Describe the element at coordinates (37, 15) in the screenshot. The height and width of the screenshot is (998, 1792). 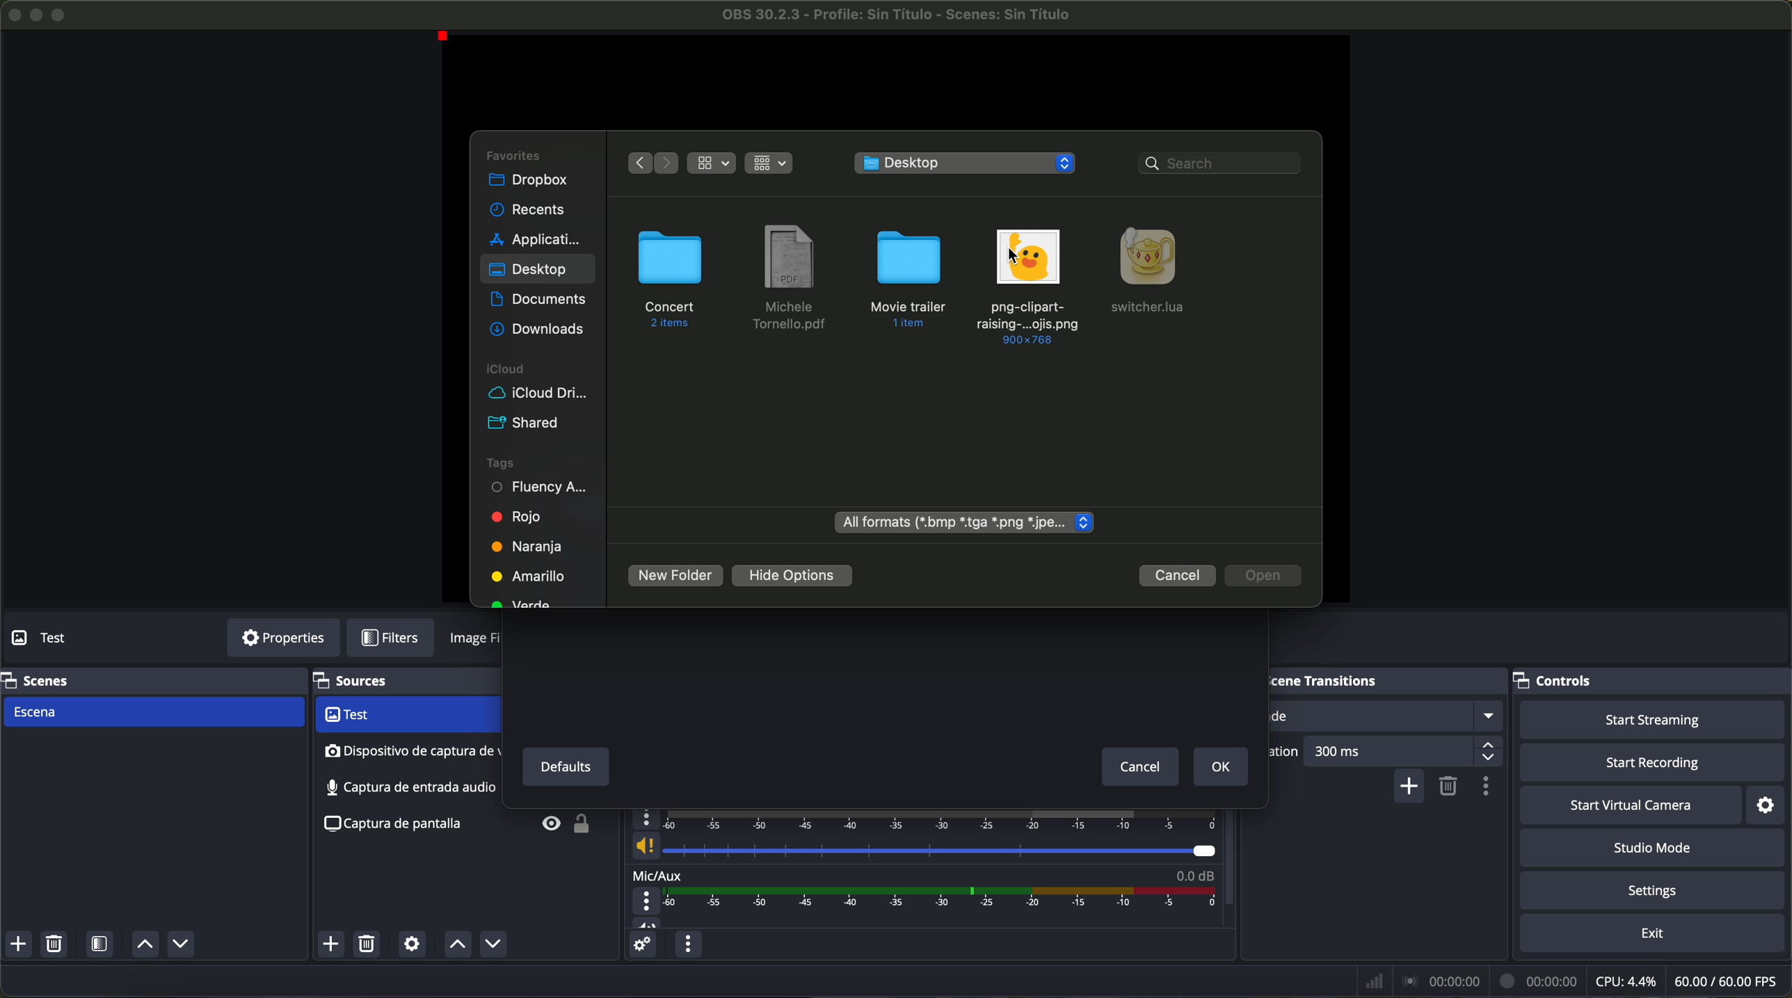
I see `minimize program` at that location.